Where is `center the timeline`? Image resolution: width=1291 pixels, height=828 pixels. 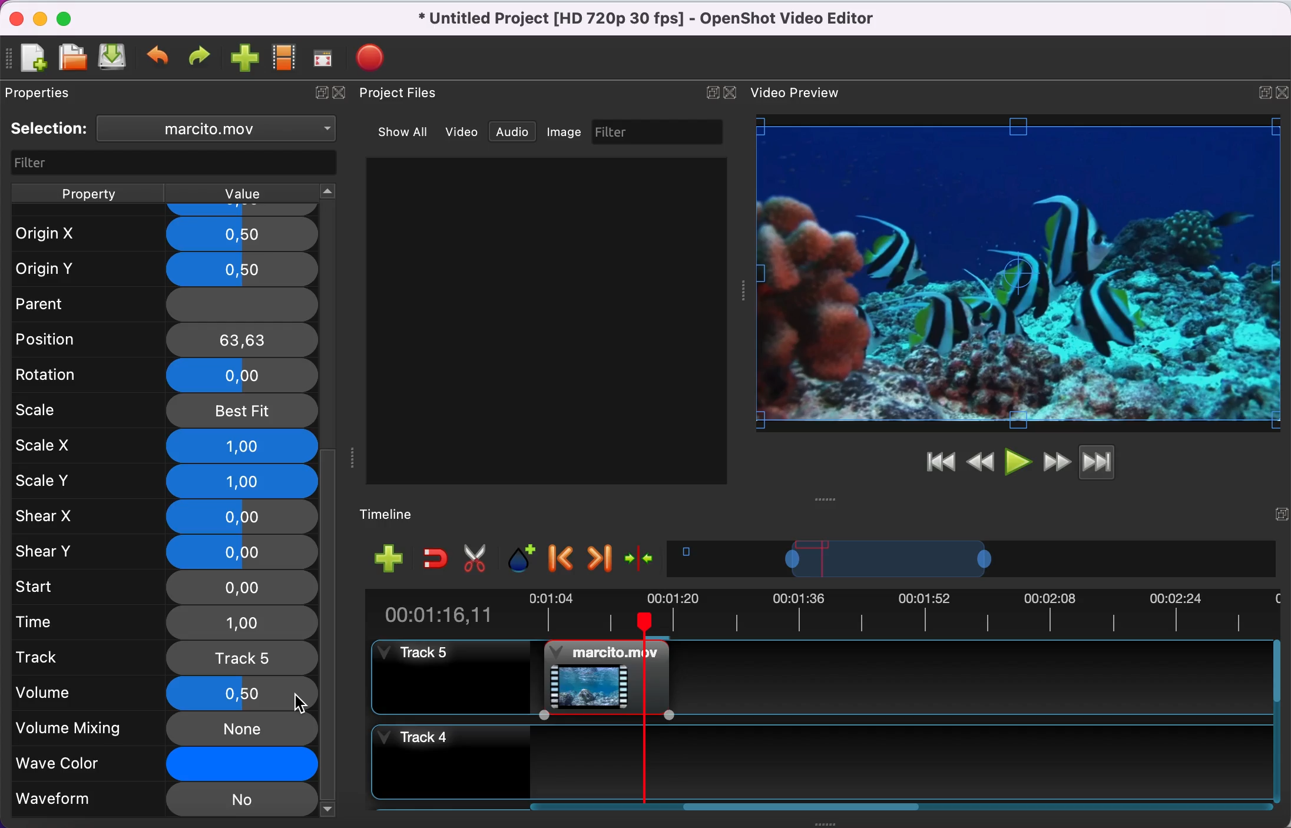
center the timeline is located at coordinates (643, 561).